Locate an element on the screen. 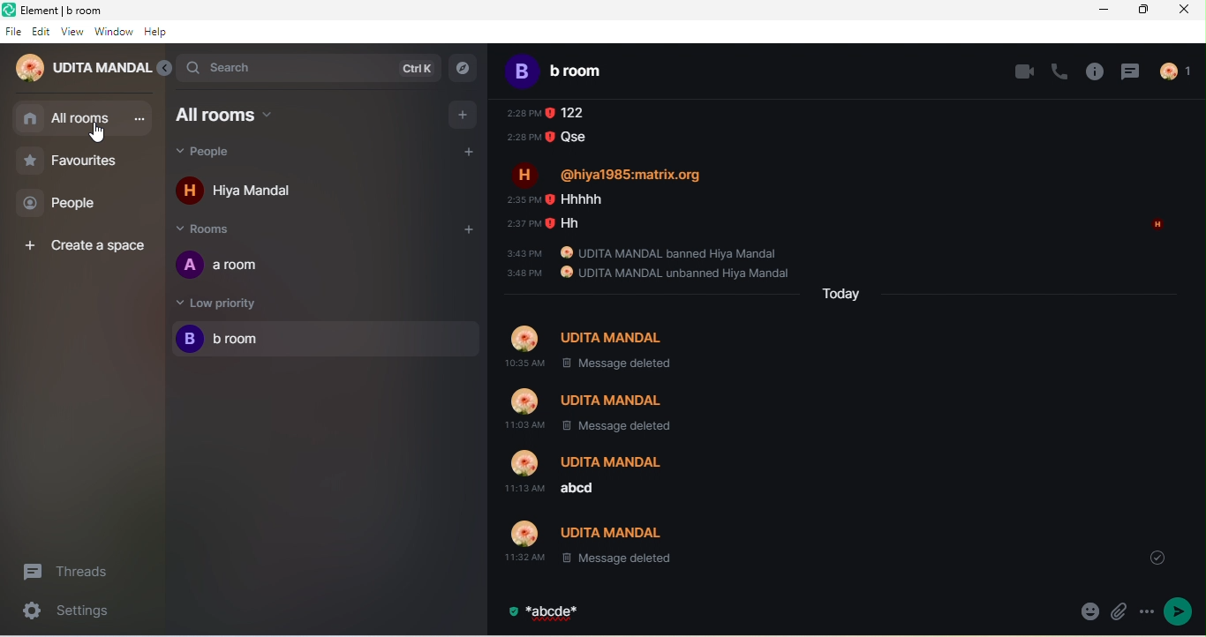 The height and width of the screenshot is (637, 1206). drop down is located at coordinates (1157, 554).